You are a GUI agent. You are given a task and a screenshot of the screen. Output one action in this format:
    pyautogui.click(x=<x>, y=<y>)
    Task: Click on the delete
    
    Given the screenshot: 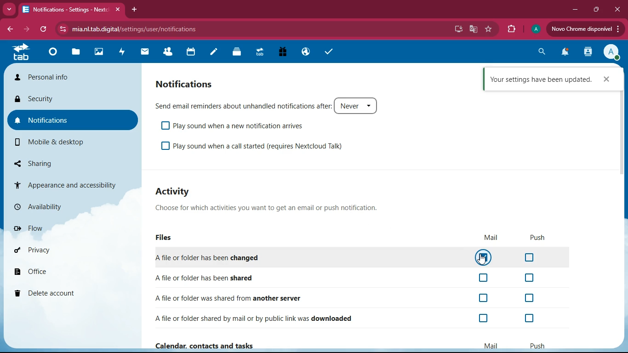 What is the action you would take?
    pyautogui.click(x=48, y=293)
    